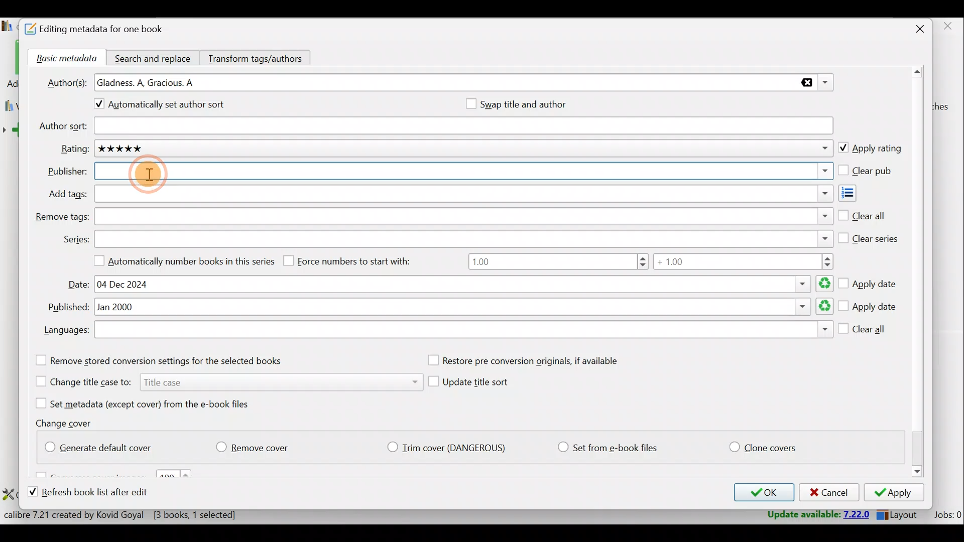 This screenshot has width=964, height=542. What do you see at coordinates (827, 493) in the screenshot?
I see `Cancel` at bounding box center [827, 493].